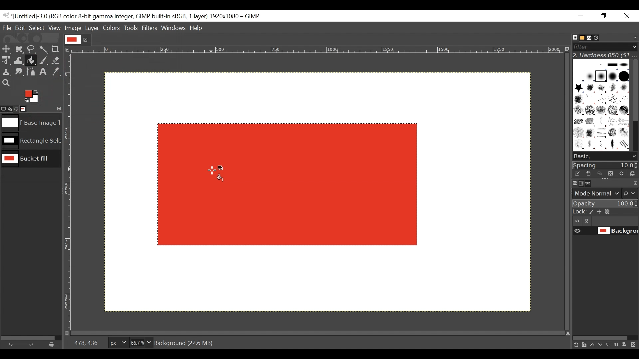 Image resolution: width=639 pixels, height=359 pixels. What do you see at coordinates (132, 16) in the screenshot?
I see `Gimp File Name` at bounding box center [132, 16].